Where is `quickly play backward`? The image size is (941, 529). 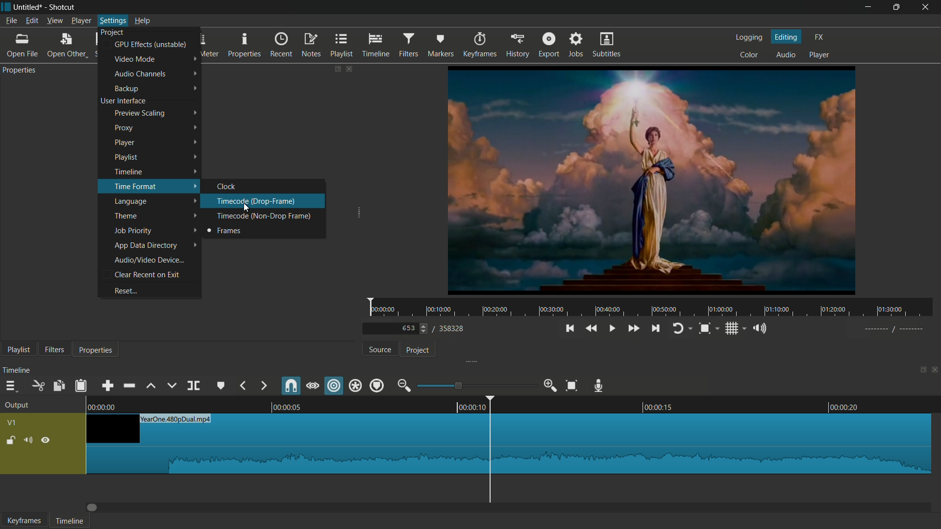 quickly play backward is located at coordinates (591, 328).